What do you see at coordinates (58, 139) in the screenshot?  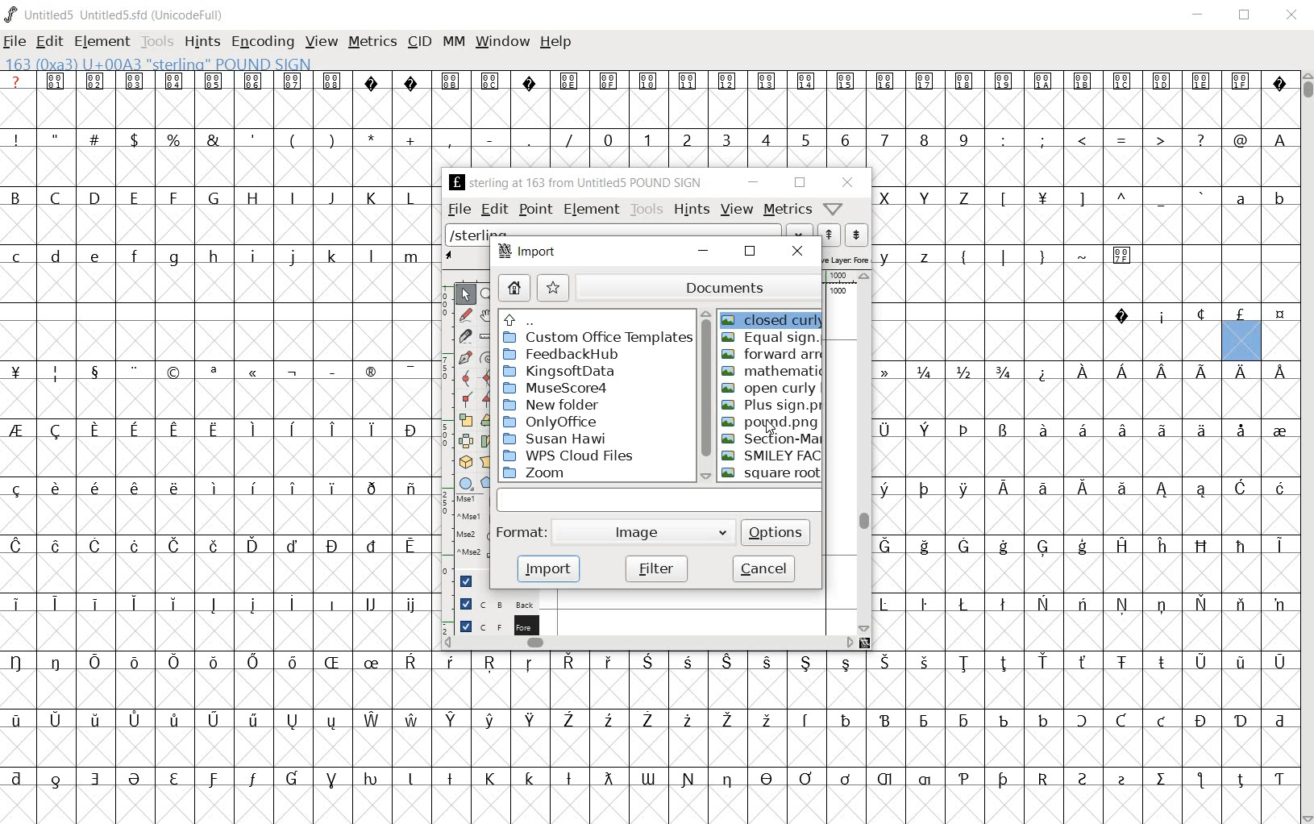 I see `"` at bounding box center [58, 139].